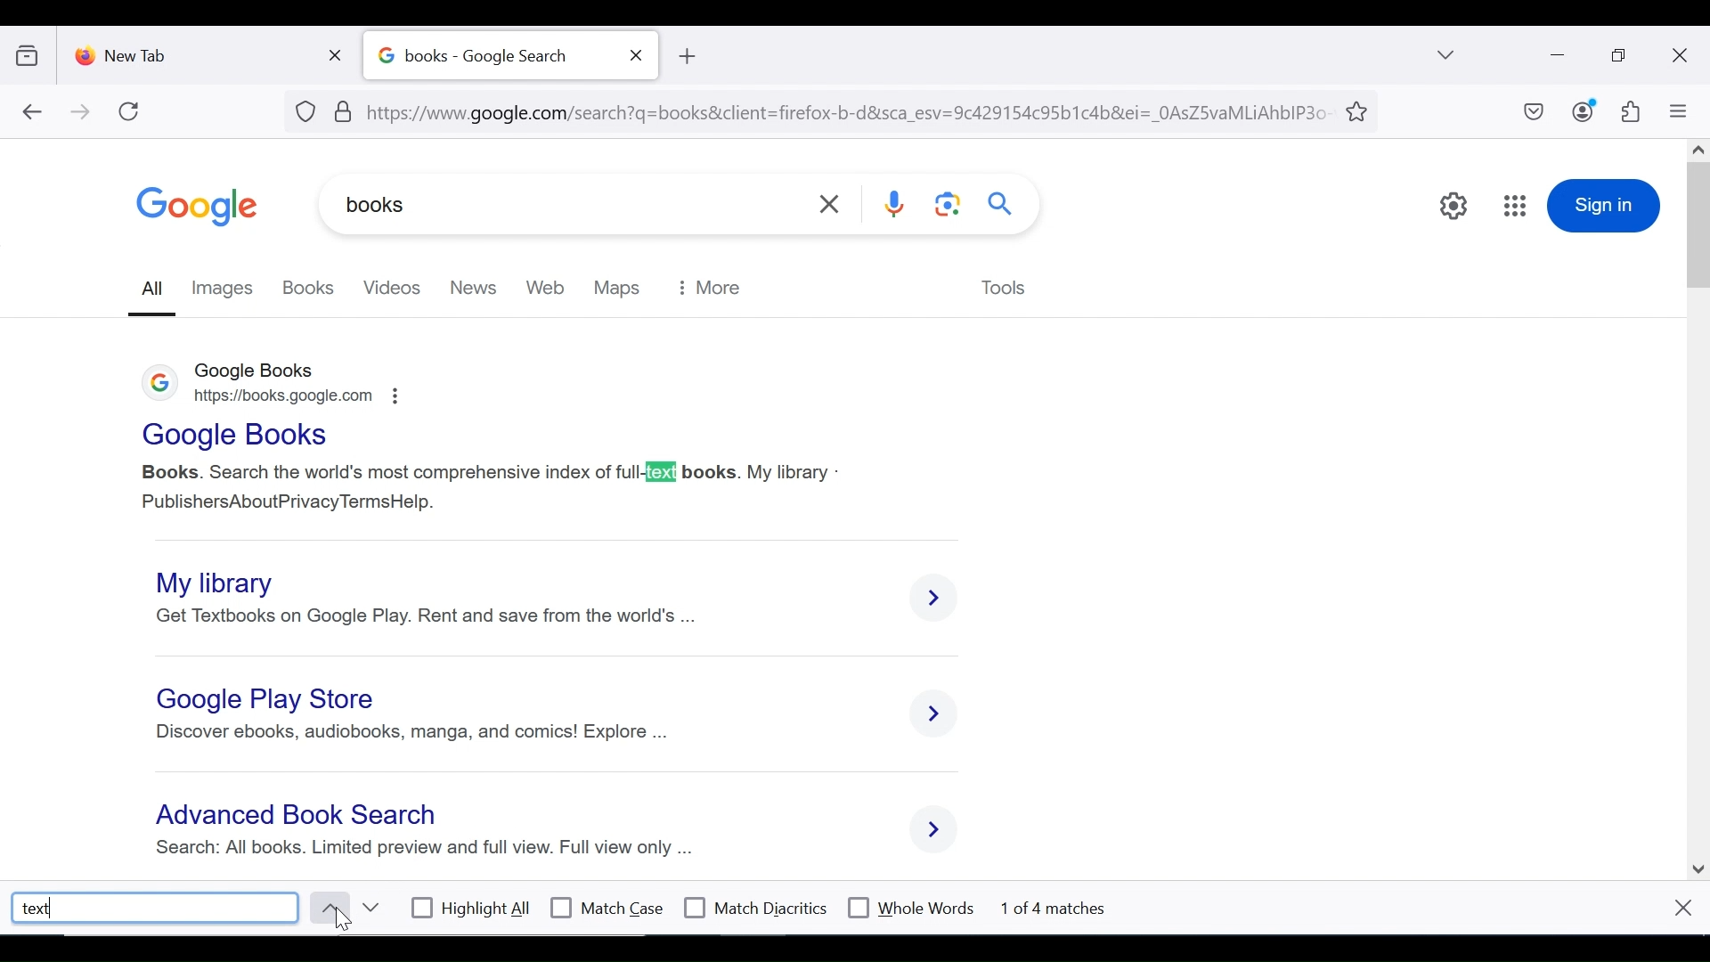 The width and height of the screenshot is (1710, 962). What do you see at coordinates (1677, 111) in the screenshot?
I see `open application menu` at bounding box center [1677, 111].